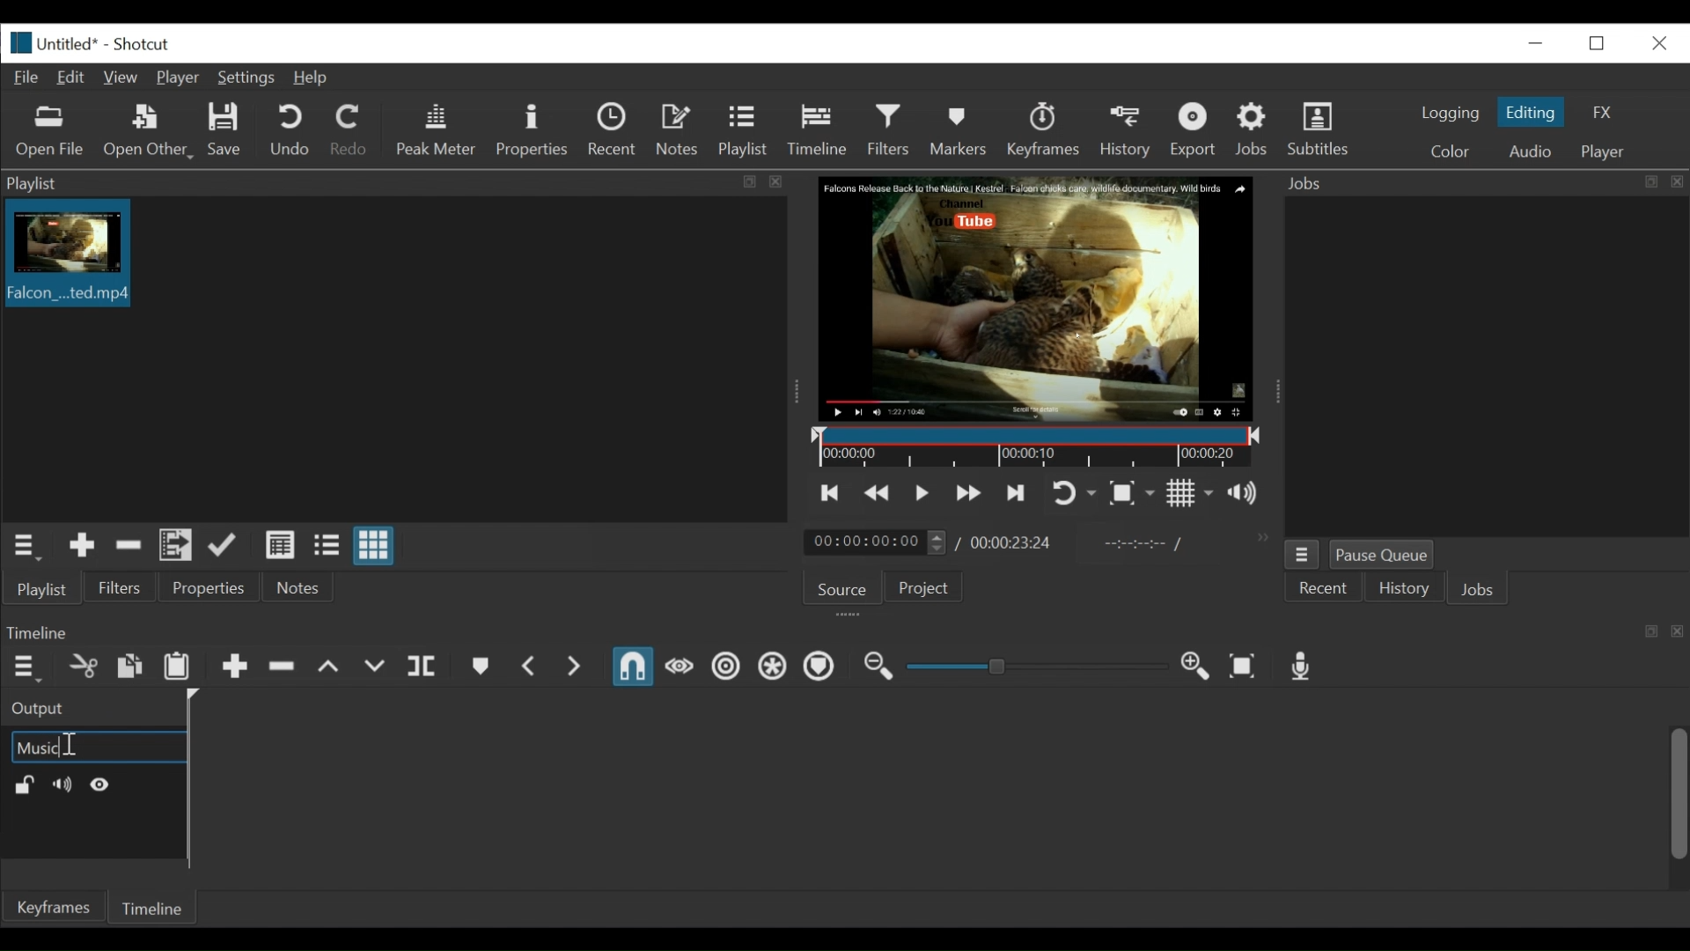 This screenshot has width=1690, height=951. What do you see at coordinates (348, 129) in the screenshot?
I see `Redo` at bounding box center [348, 129].